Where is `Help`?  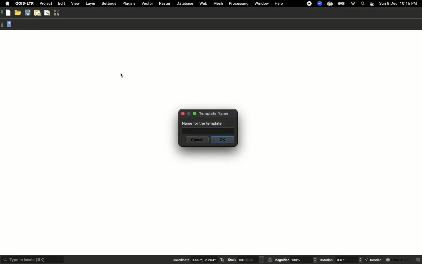
Help is located at coordinates (280, 3).